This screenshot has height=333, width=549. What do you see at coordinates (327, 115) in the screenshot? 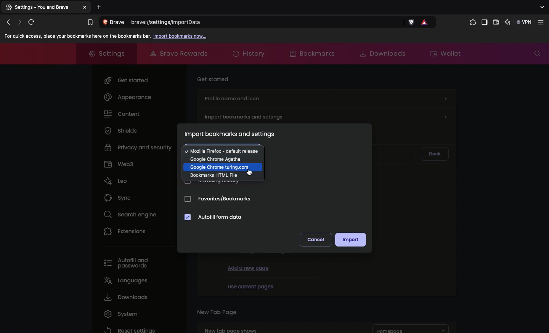
I see `Import bookmarks and settings` at bounding box center [327, 115].